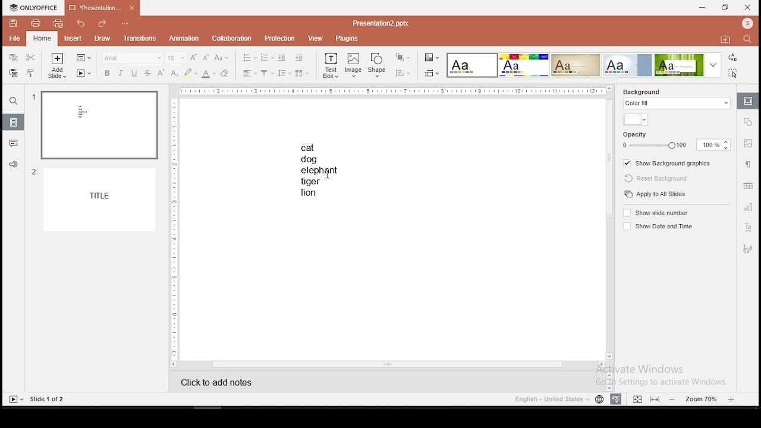  What do you see at coordinates (158, 73) in the screenshot?
I see `superscript` at bounding box center [158, 73].